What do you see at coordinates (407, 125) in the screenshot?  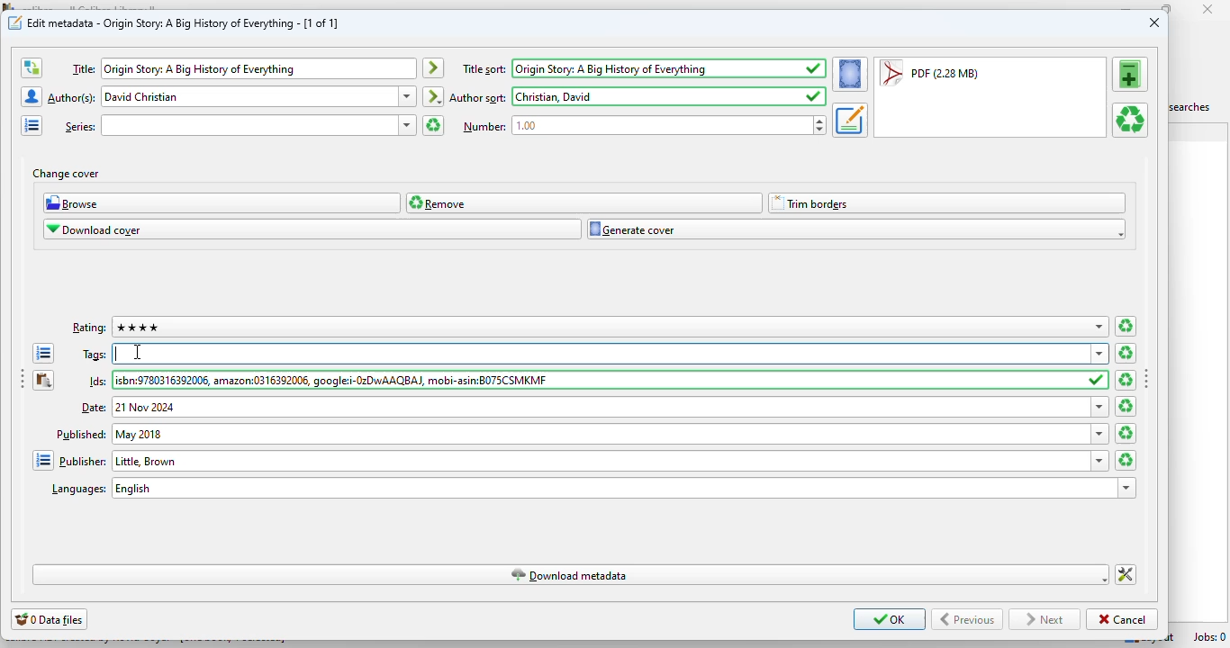 I see `dropdown` at bounding box center [407, 125].